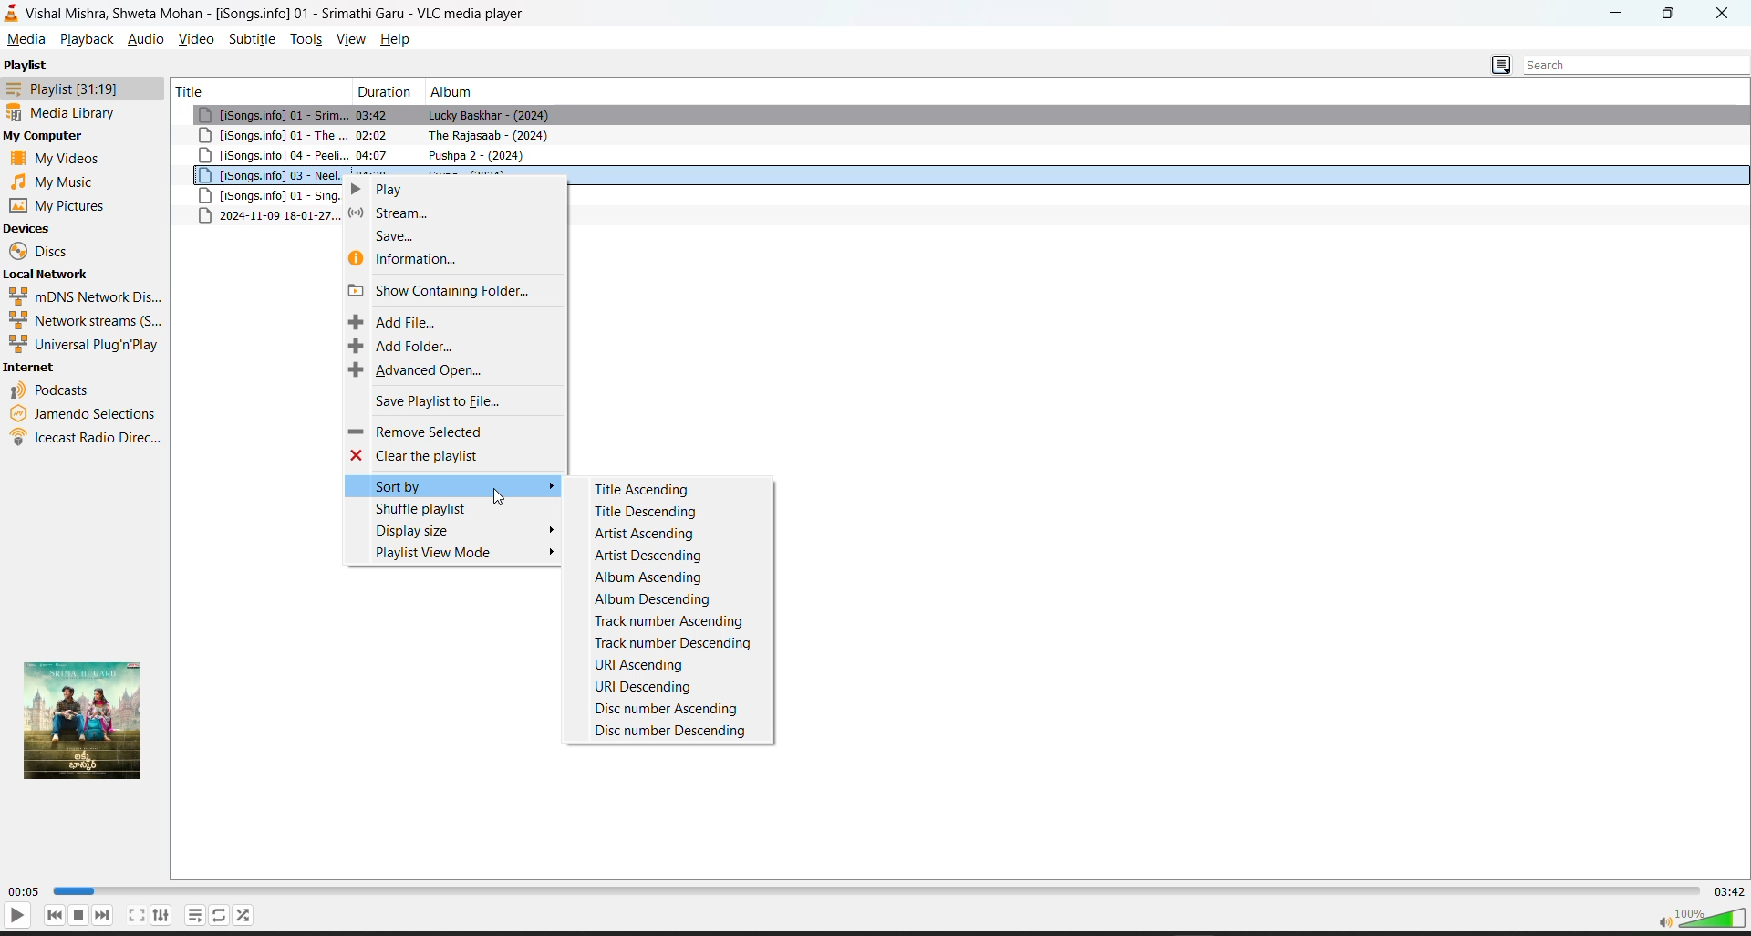  What do you see at coordinates (457, 234) in the screenshot?
I see `save` at bounding box center [457, 234].